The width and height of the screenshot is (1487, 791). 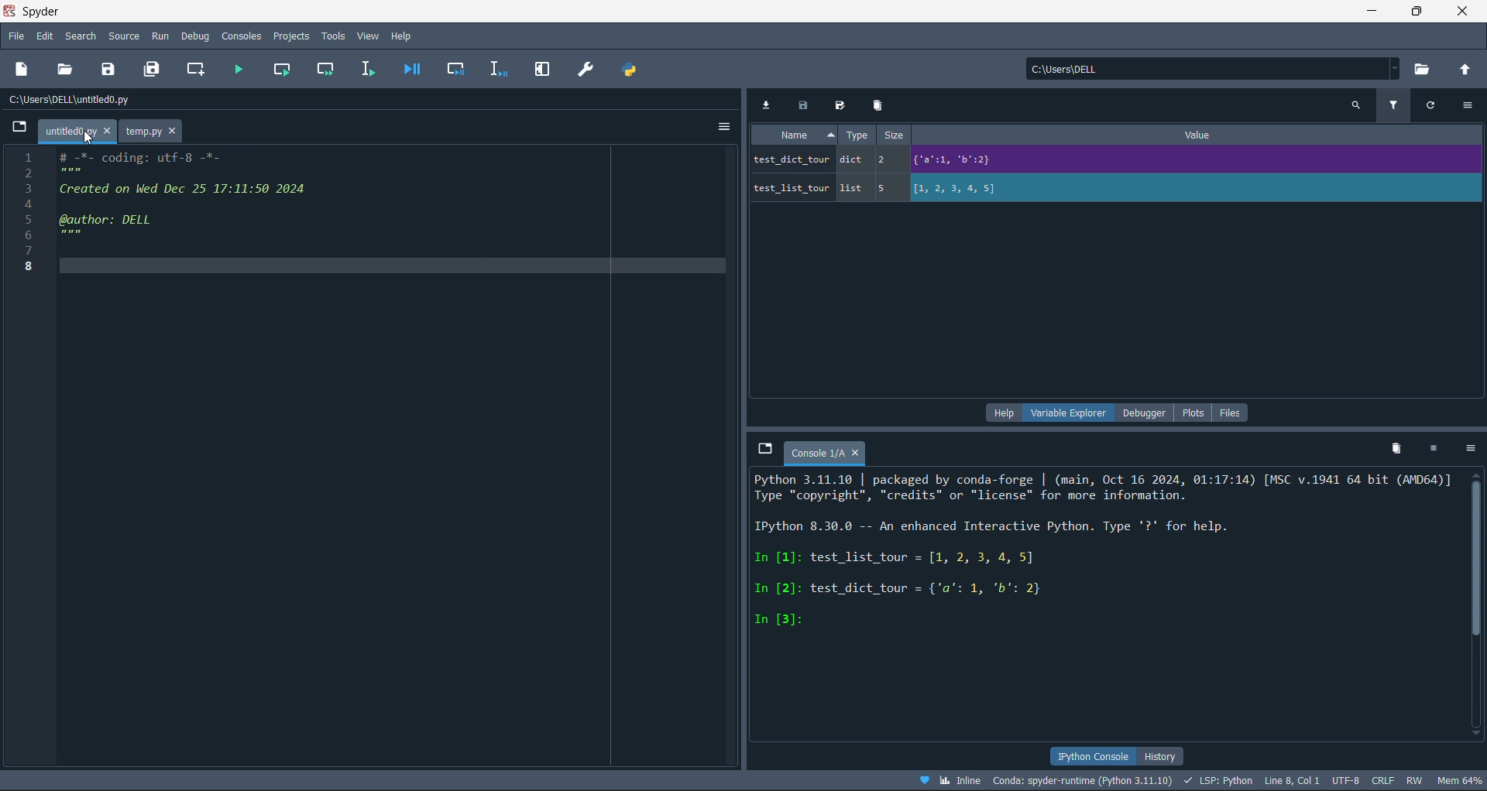 What do you see at coordinates (1196, 413) in the screenshot?
I see `plots pane` at bounding box center [1196, 413].